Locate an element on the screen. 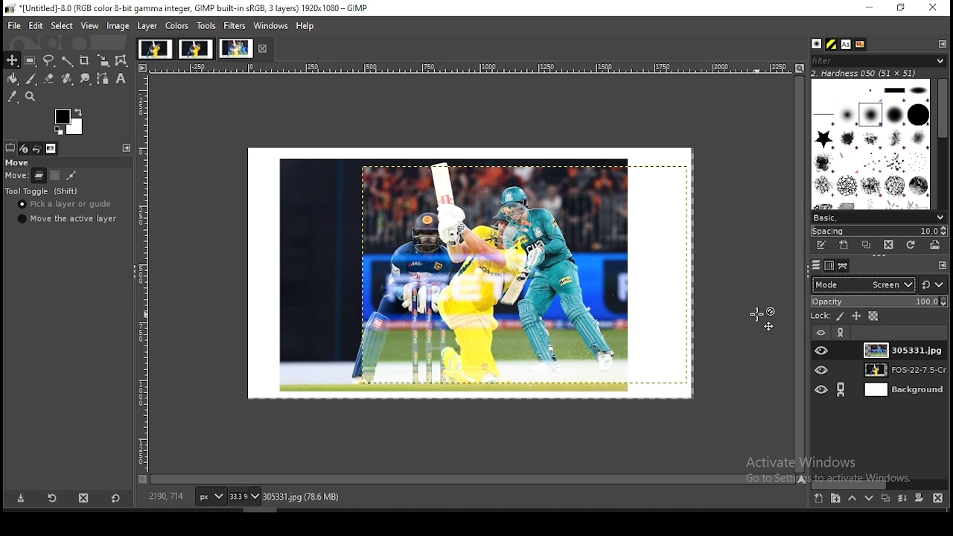 Image resolution: width=953 pixels, height=536 pixels. scroll bar is located at coordinates (943, 143).